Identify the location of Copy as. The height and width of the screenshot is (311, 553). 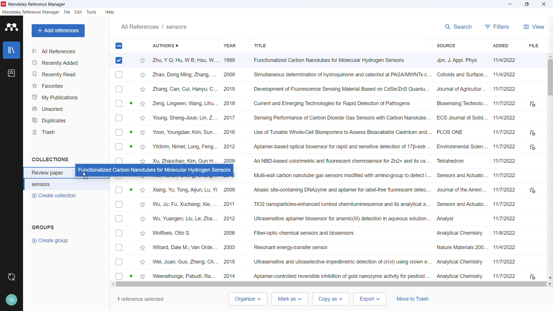
(331, 299).